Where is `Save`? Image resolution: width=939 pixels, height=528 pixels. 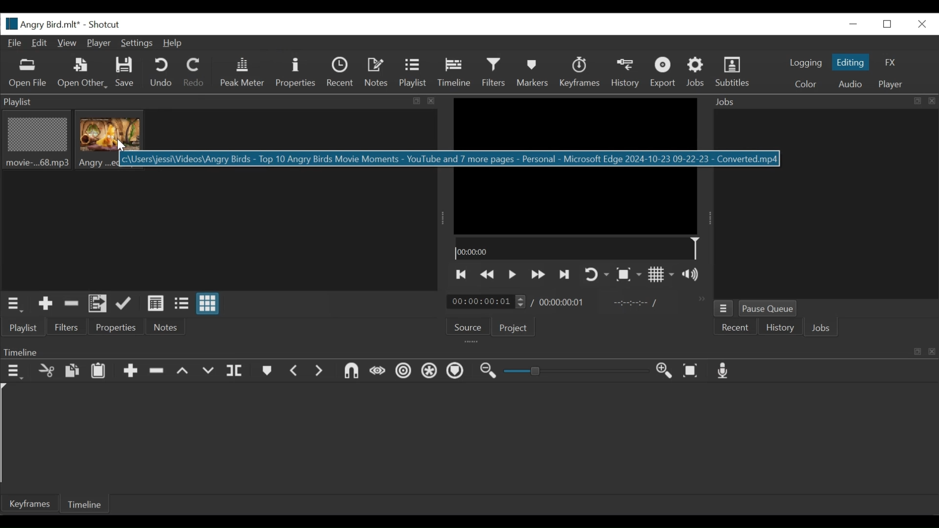 Save is located at coordinates (127, 74).